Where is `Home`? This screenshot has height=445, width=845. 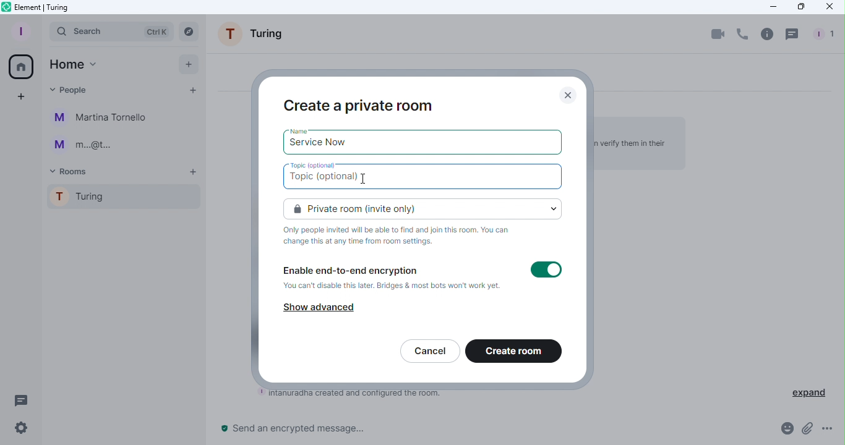
Home is located at coordinates (19, 65).